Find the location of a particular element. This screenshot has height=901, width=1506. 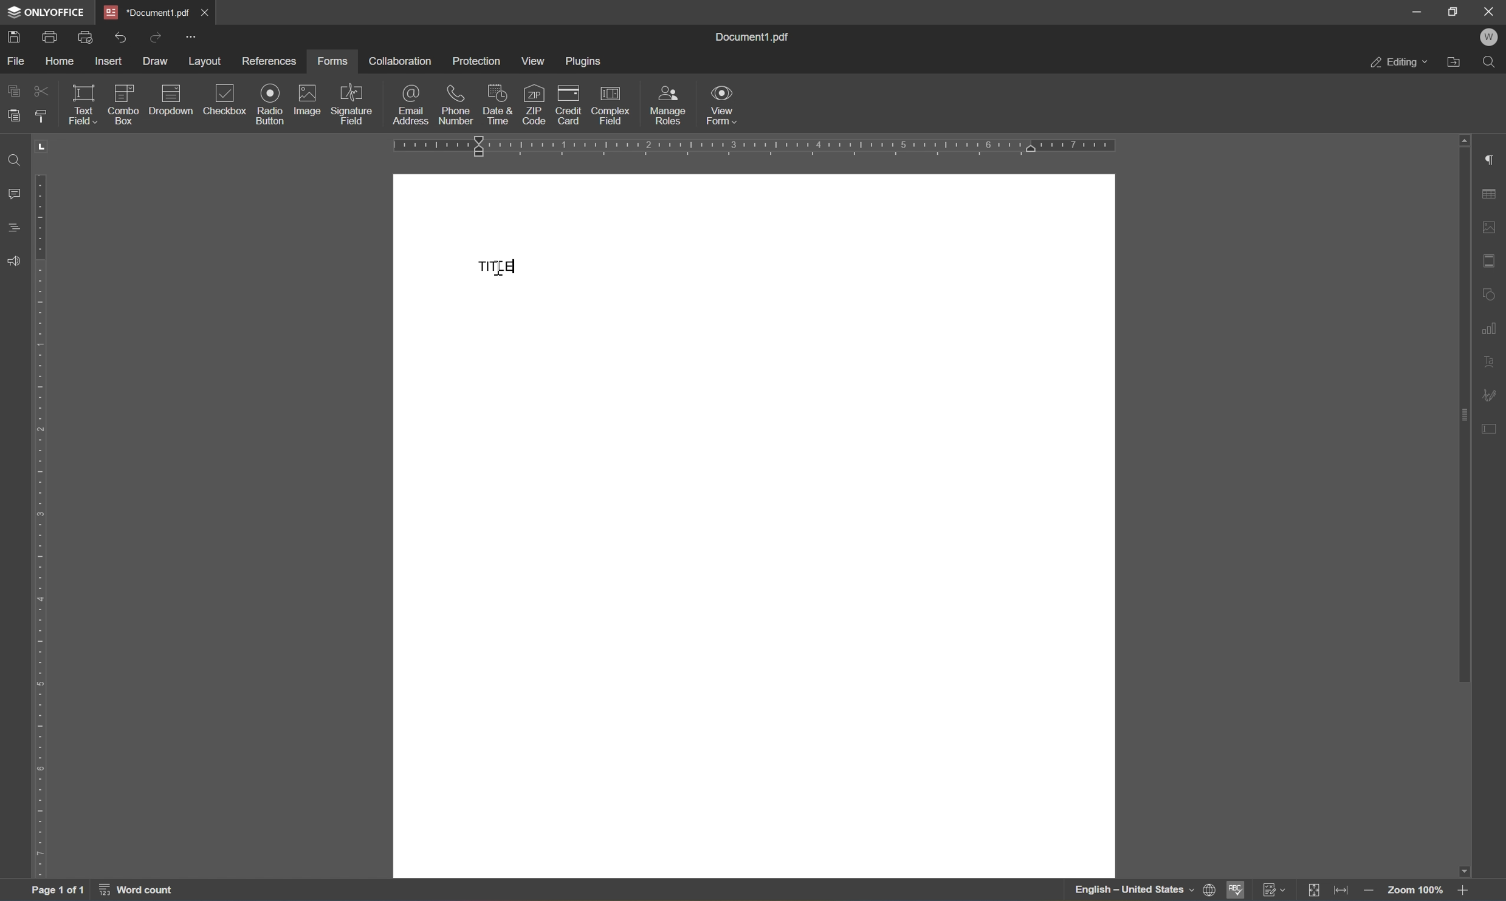

paste is located at coordinates (18, 117).